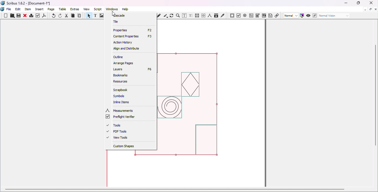  What do you see at coordinates (121, 75) in the screenshot?
I see `Bookmarks` at bounding box center [121, 75].